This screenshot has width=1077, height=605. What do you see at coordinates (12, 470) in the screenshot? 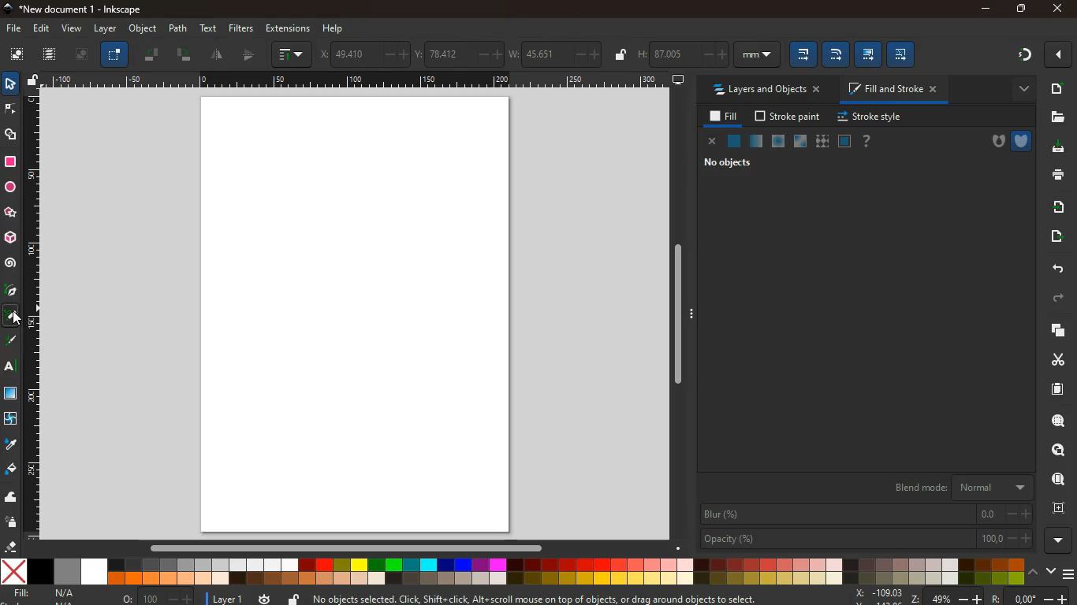
I see `paint` at bounding box center [12, 470].